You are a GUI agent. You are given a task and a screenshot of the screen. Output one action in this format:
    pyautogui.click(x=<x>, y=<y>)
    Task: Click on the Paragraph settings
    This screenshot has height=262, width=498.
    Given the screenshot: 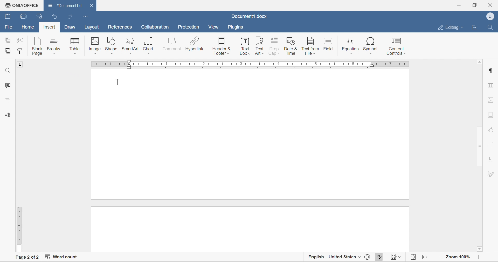 What is the action you would take?
    pyautogui.click(x=491, y=71)
    